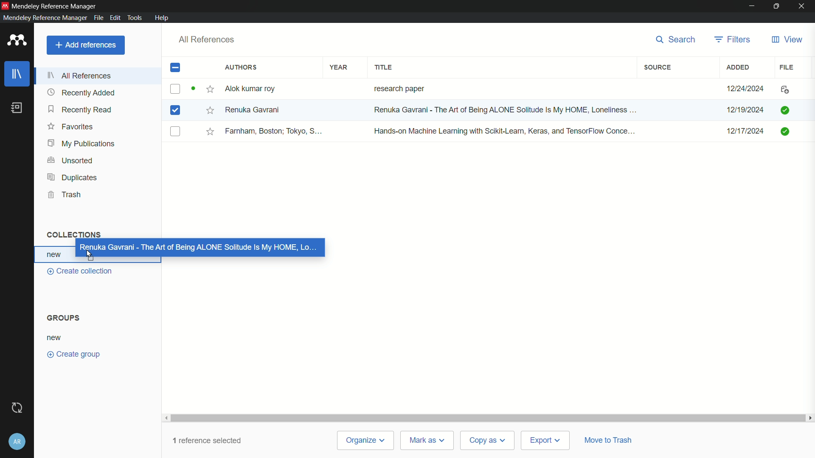 The width and height of the screenshot is (815, 458). I want to click on 12/17/2024, so click(740, 131).